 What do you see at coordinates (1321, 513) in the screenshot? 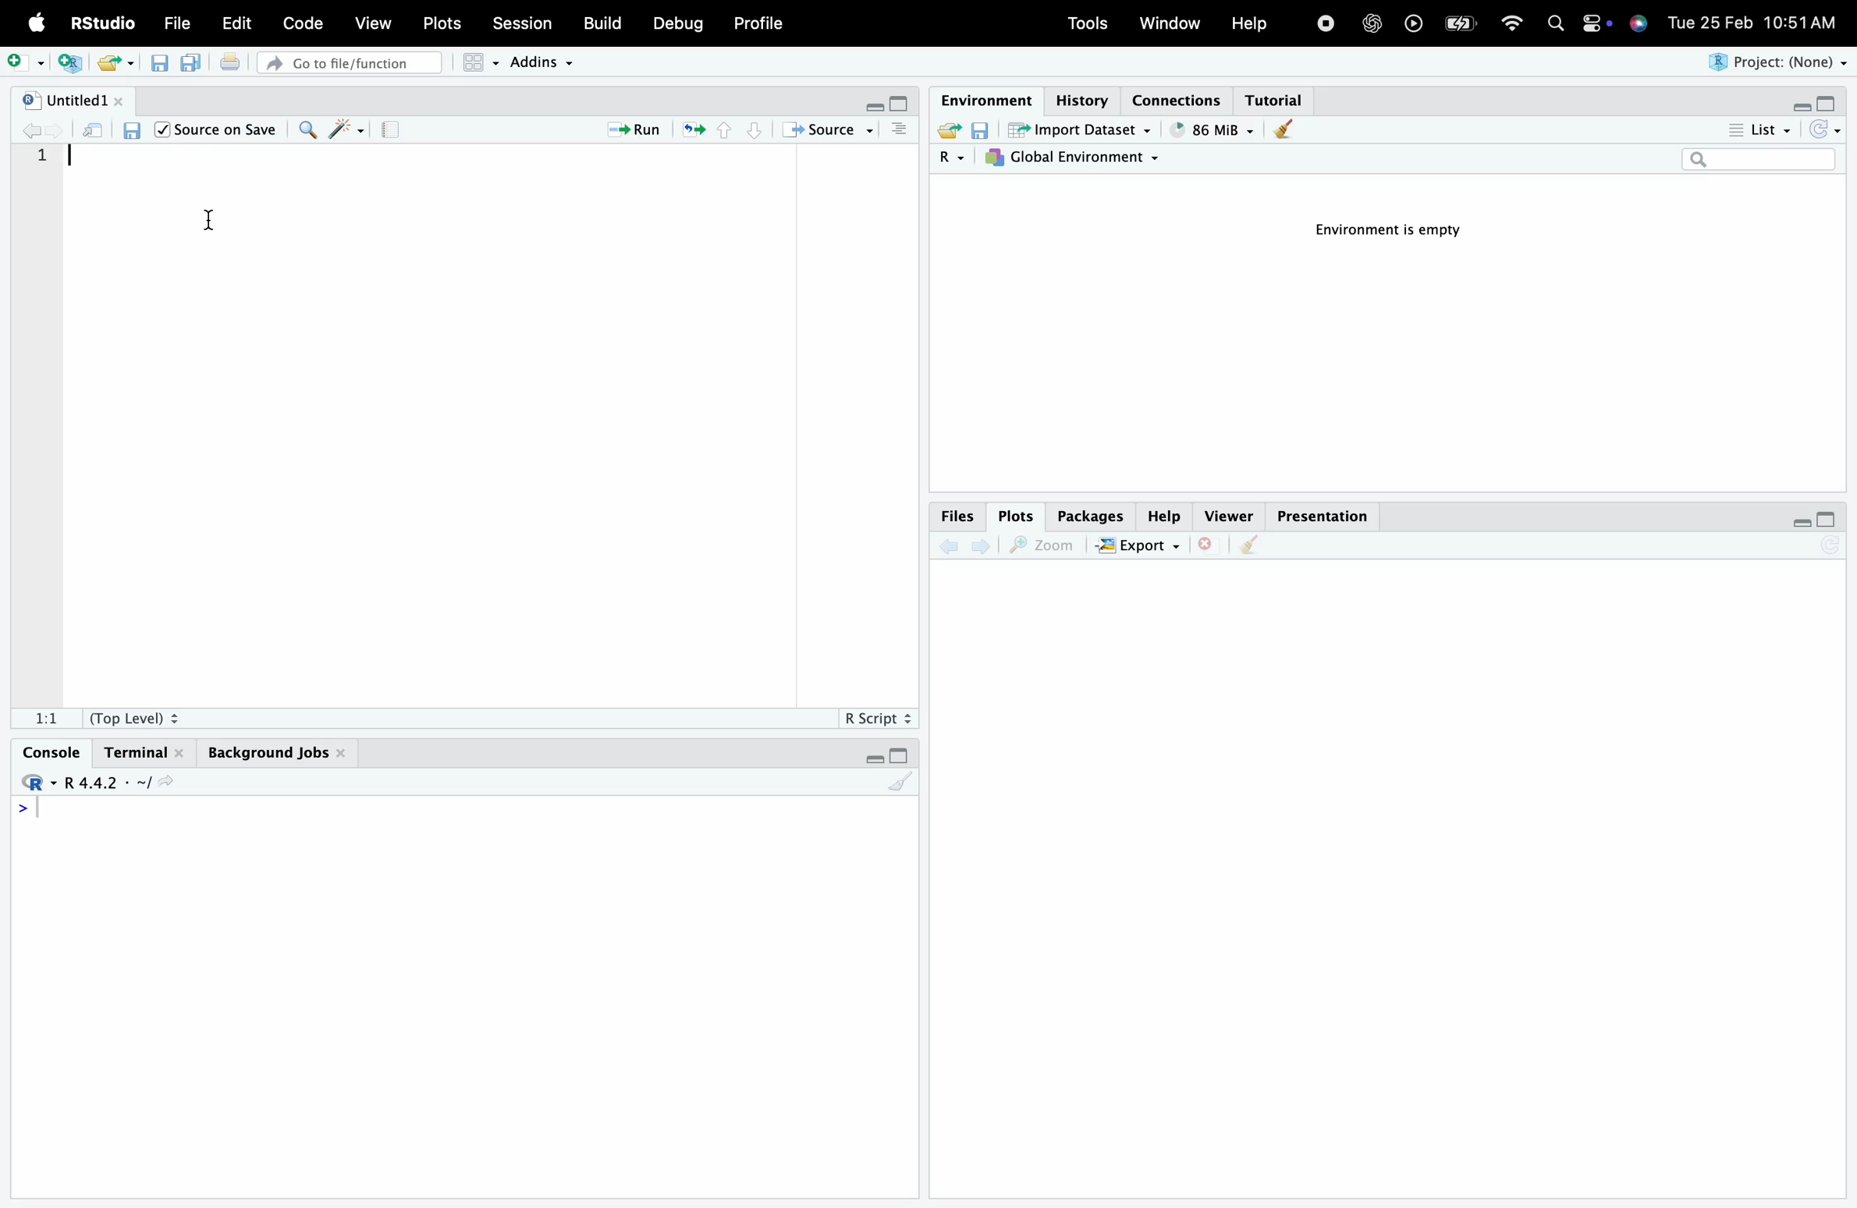
I see `Presentation` at bounding box center [1321, 513].